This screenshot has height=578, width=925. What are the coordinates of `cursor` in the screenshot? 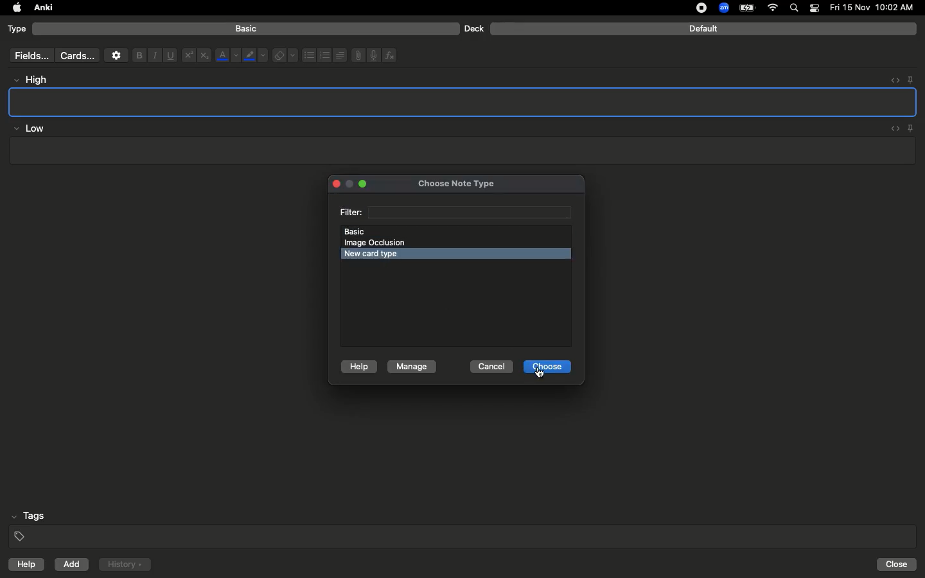 It's located at (541, 375).